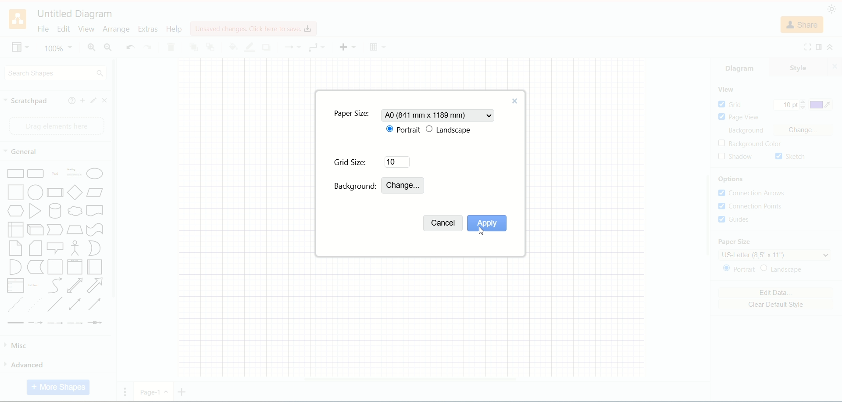 Image resolution: width=842 pixels, height=402 pixels. What do you see at coordinates (734, 242) in the screenshot?
I see `paper size` at bounding box center [734, 242].